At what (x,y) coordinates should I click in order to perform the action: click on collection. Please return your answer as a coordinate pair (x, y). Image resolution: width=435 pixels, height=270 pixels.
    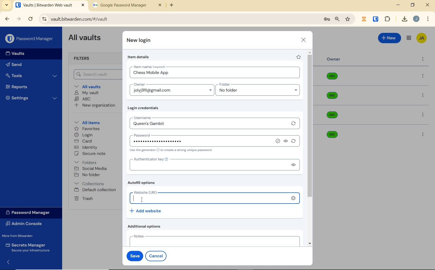
    Looking at the image, I should click on (90, 184).